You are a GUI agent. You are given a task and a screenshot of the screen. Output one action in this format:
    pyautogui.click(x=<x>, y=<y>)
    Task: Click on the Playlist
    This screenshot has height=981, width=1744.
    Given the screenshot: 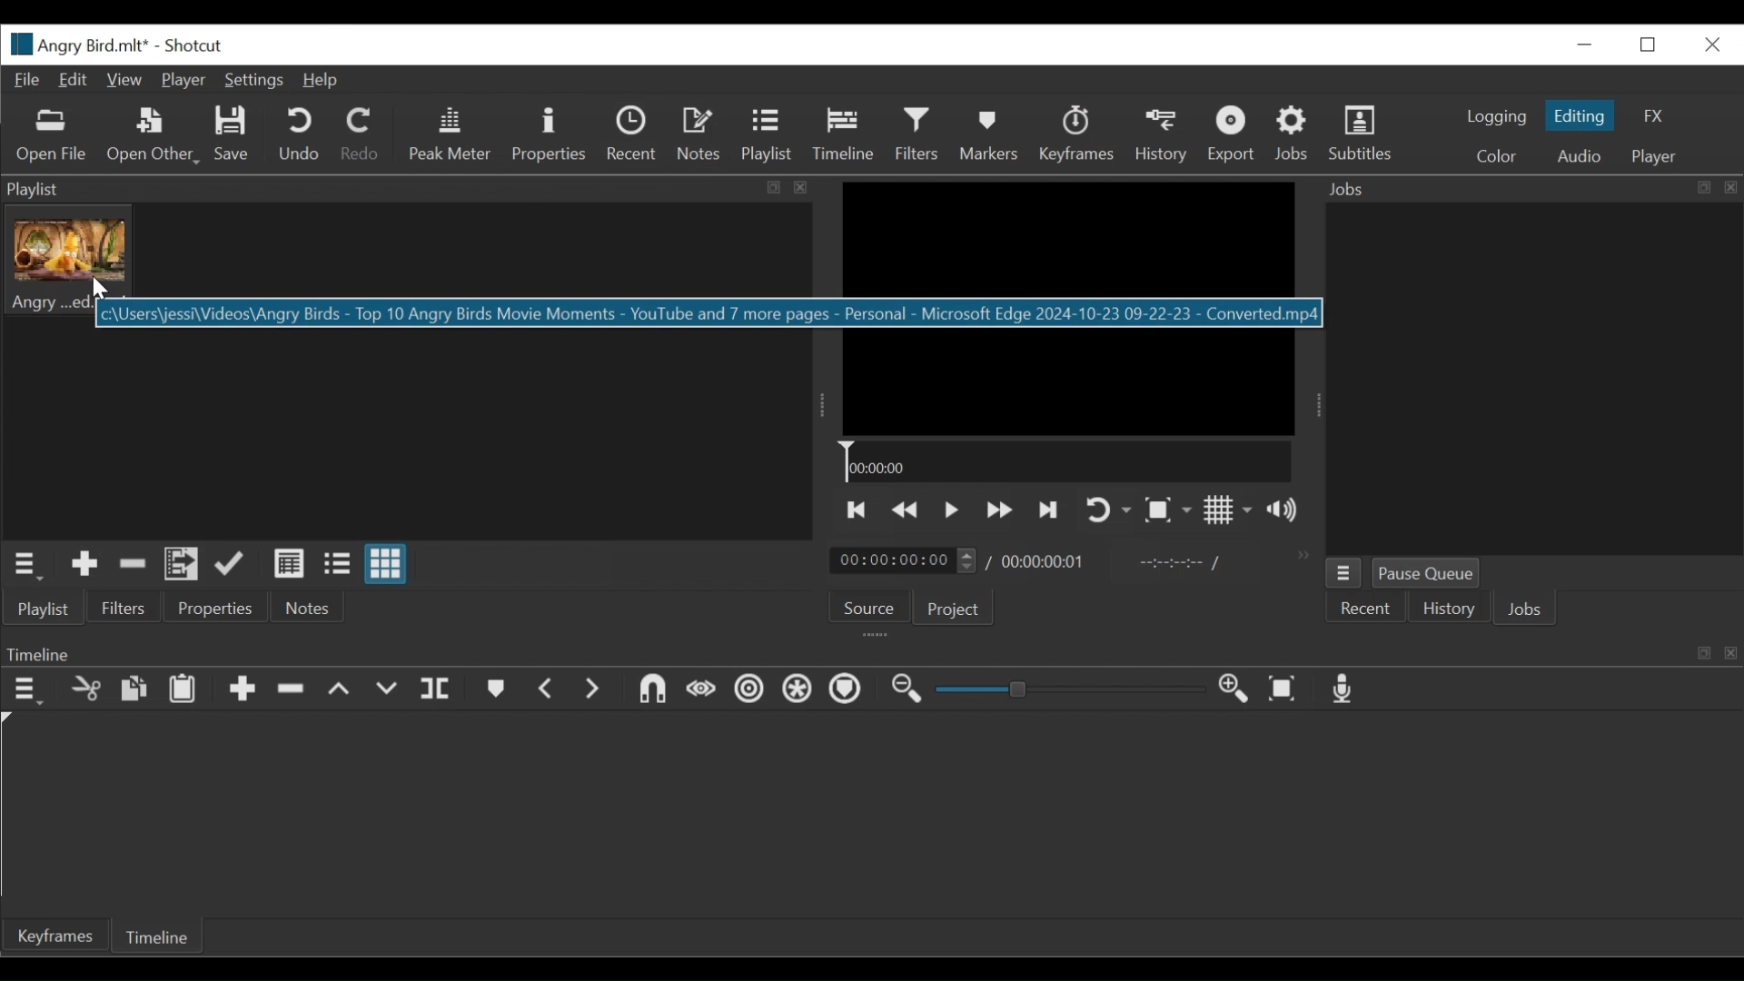 What is the action you would take?
    pyautogui.click(x=766, y=133)
    